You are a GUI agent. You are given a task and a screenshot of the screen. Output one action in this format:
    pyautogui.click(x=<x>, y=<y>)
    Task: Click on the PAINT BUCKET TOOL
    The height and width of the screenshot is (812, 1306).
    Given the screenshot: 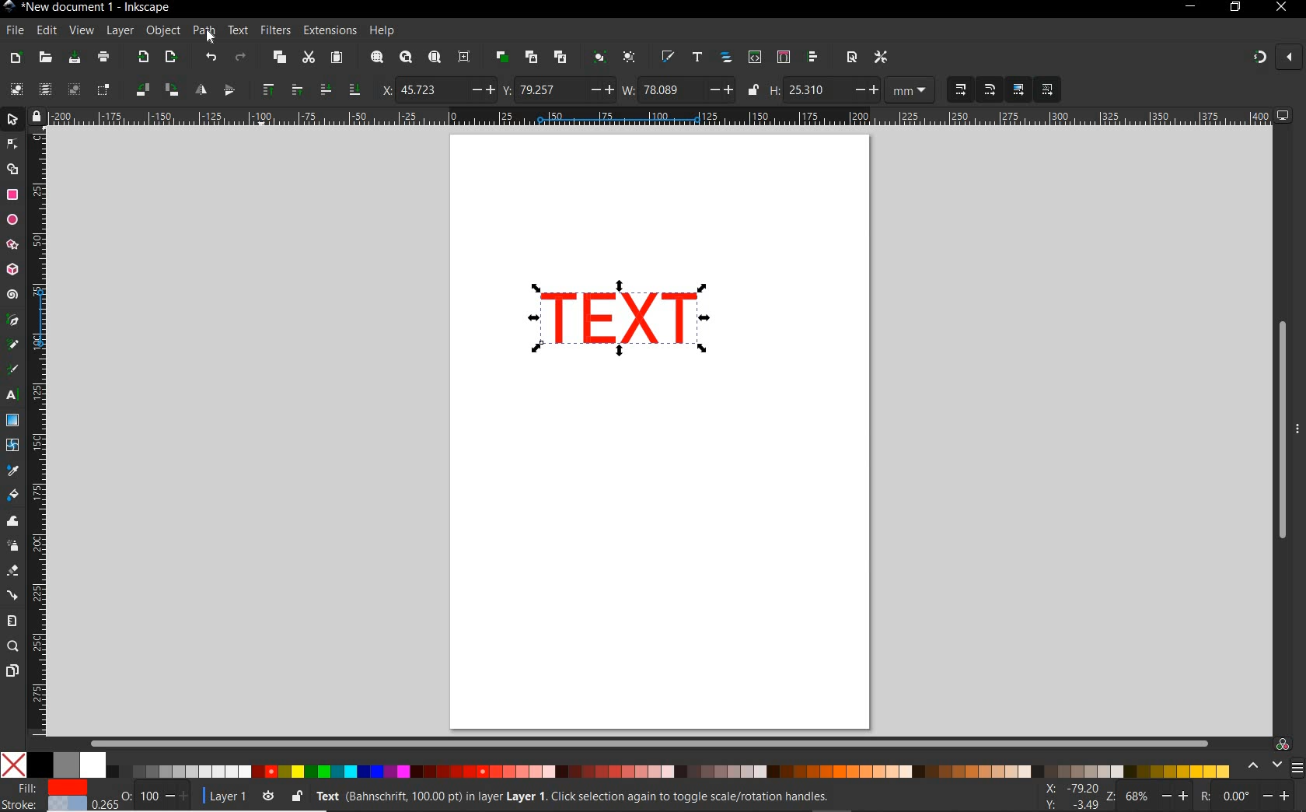 What is the action you would take?
    pyautogui.click(x=12, y=496)
    